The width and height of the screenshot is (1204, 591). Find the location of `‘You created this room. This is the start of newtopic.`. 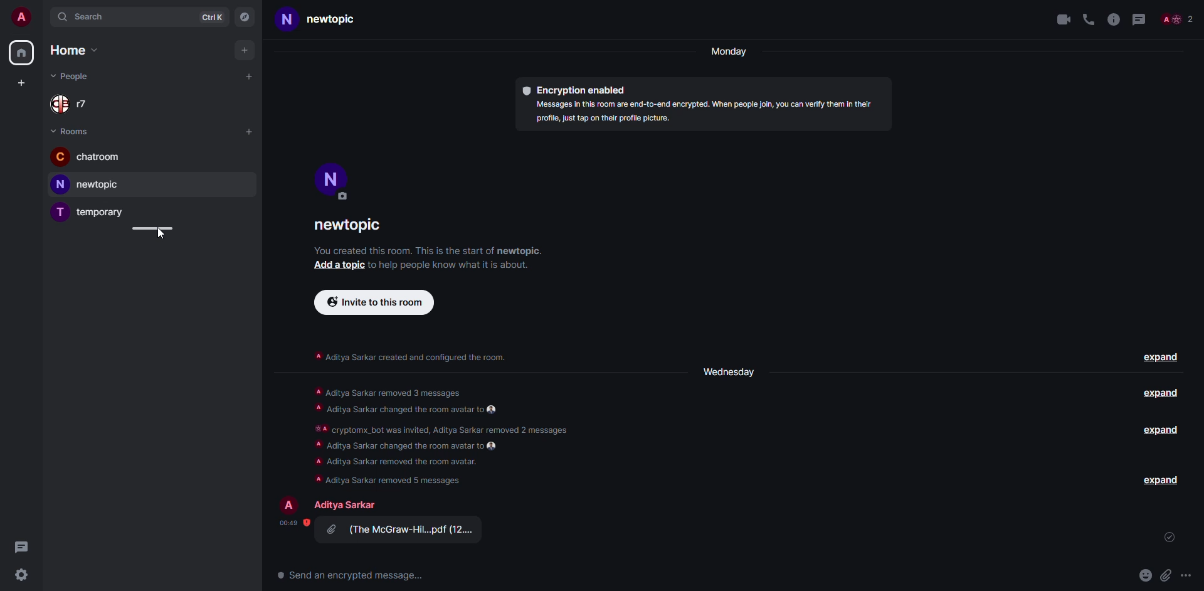

‘You created this room. This is the start of newtopic. is located at coordinates (439, 250).